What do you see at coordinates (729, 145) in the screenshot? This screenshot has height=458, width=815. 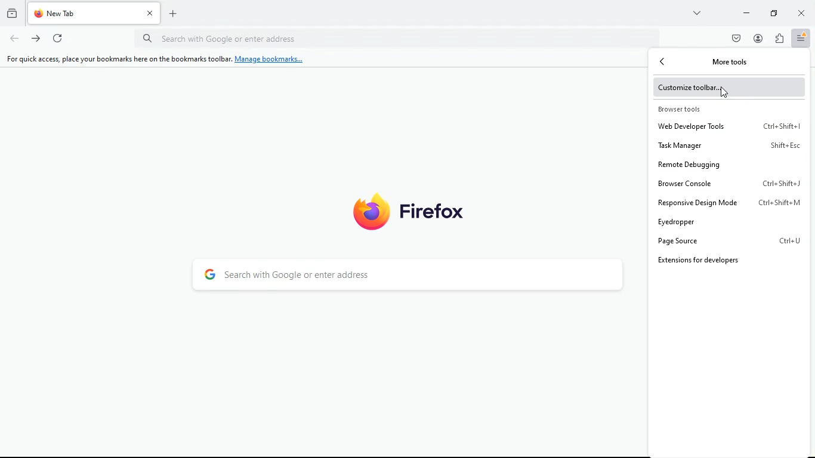 I see `task manager` at bounding box center [729, 145].